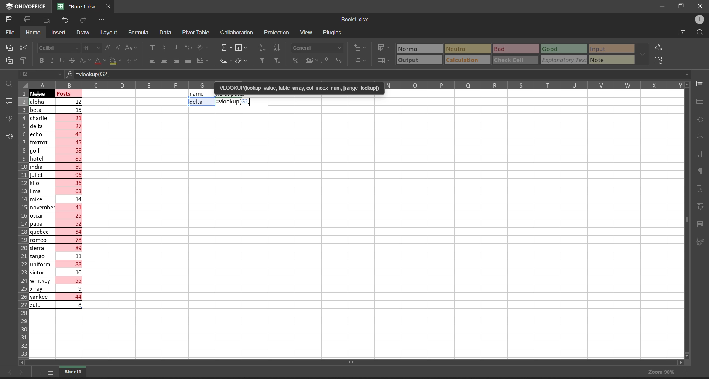 Image resolution: width=709 pixels, height=379 pixels. What do you see at coordinates (359, 48) in the screenshot?
I see `insert cells` at bounding box center [359, 48].